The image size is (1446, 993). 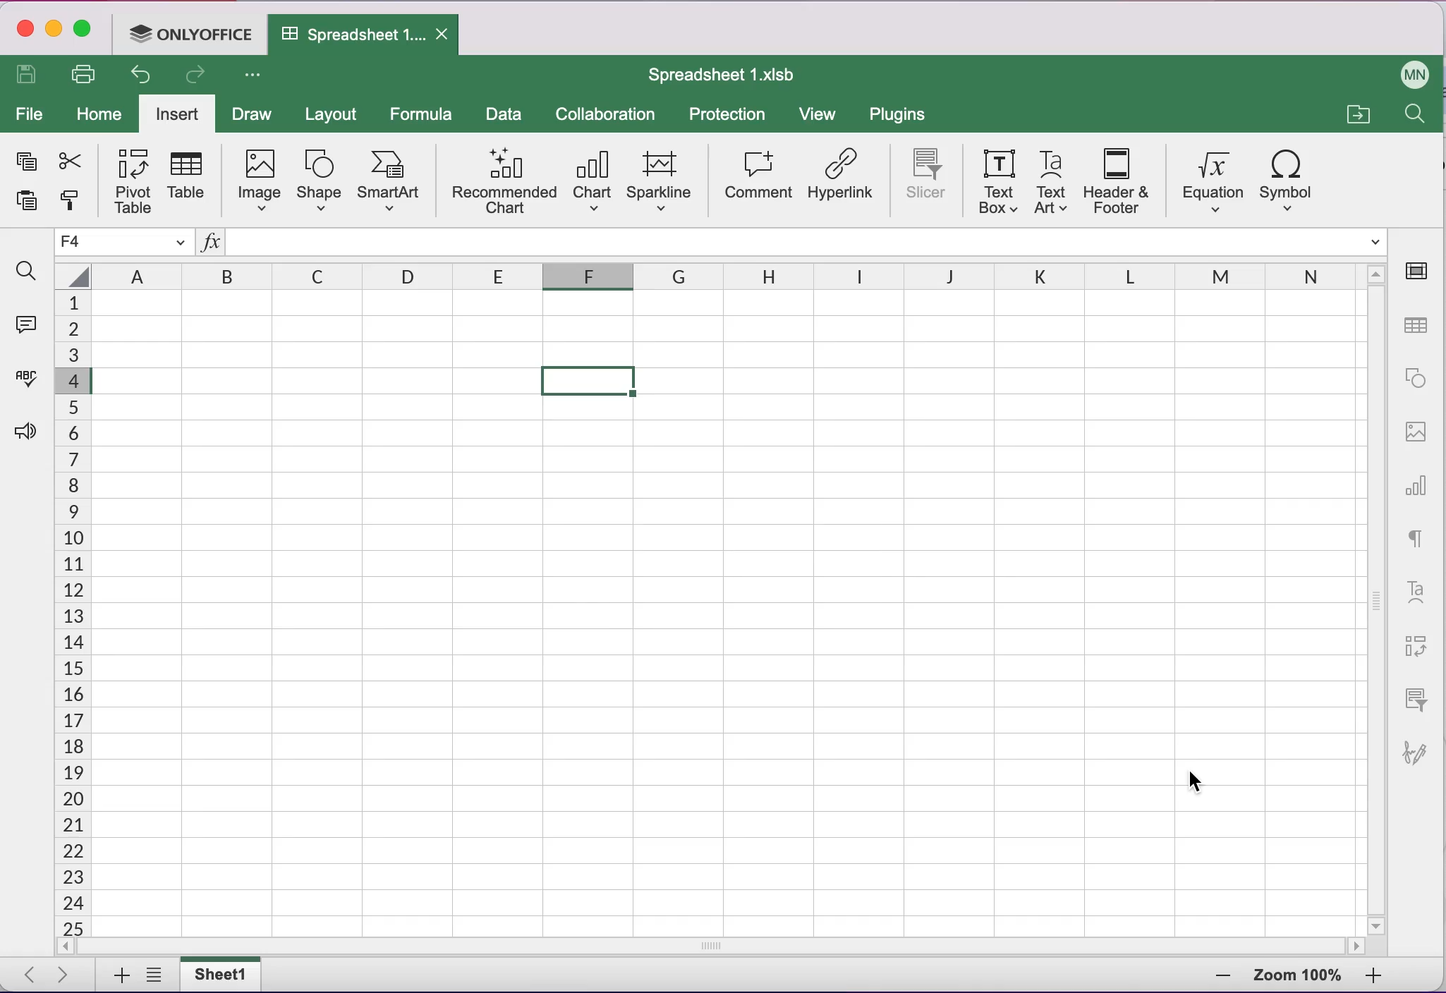 What do you see at coordinates (731, 78) in the screenshot?
I see `spreadsheet 1.xlsx` at bounding box center [731, 78].